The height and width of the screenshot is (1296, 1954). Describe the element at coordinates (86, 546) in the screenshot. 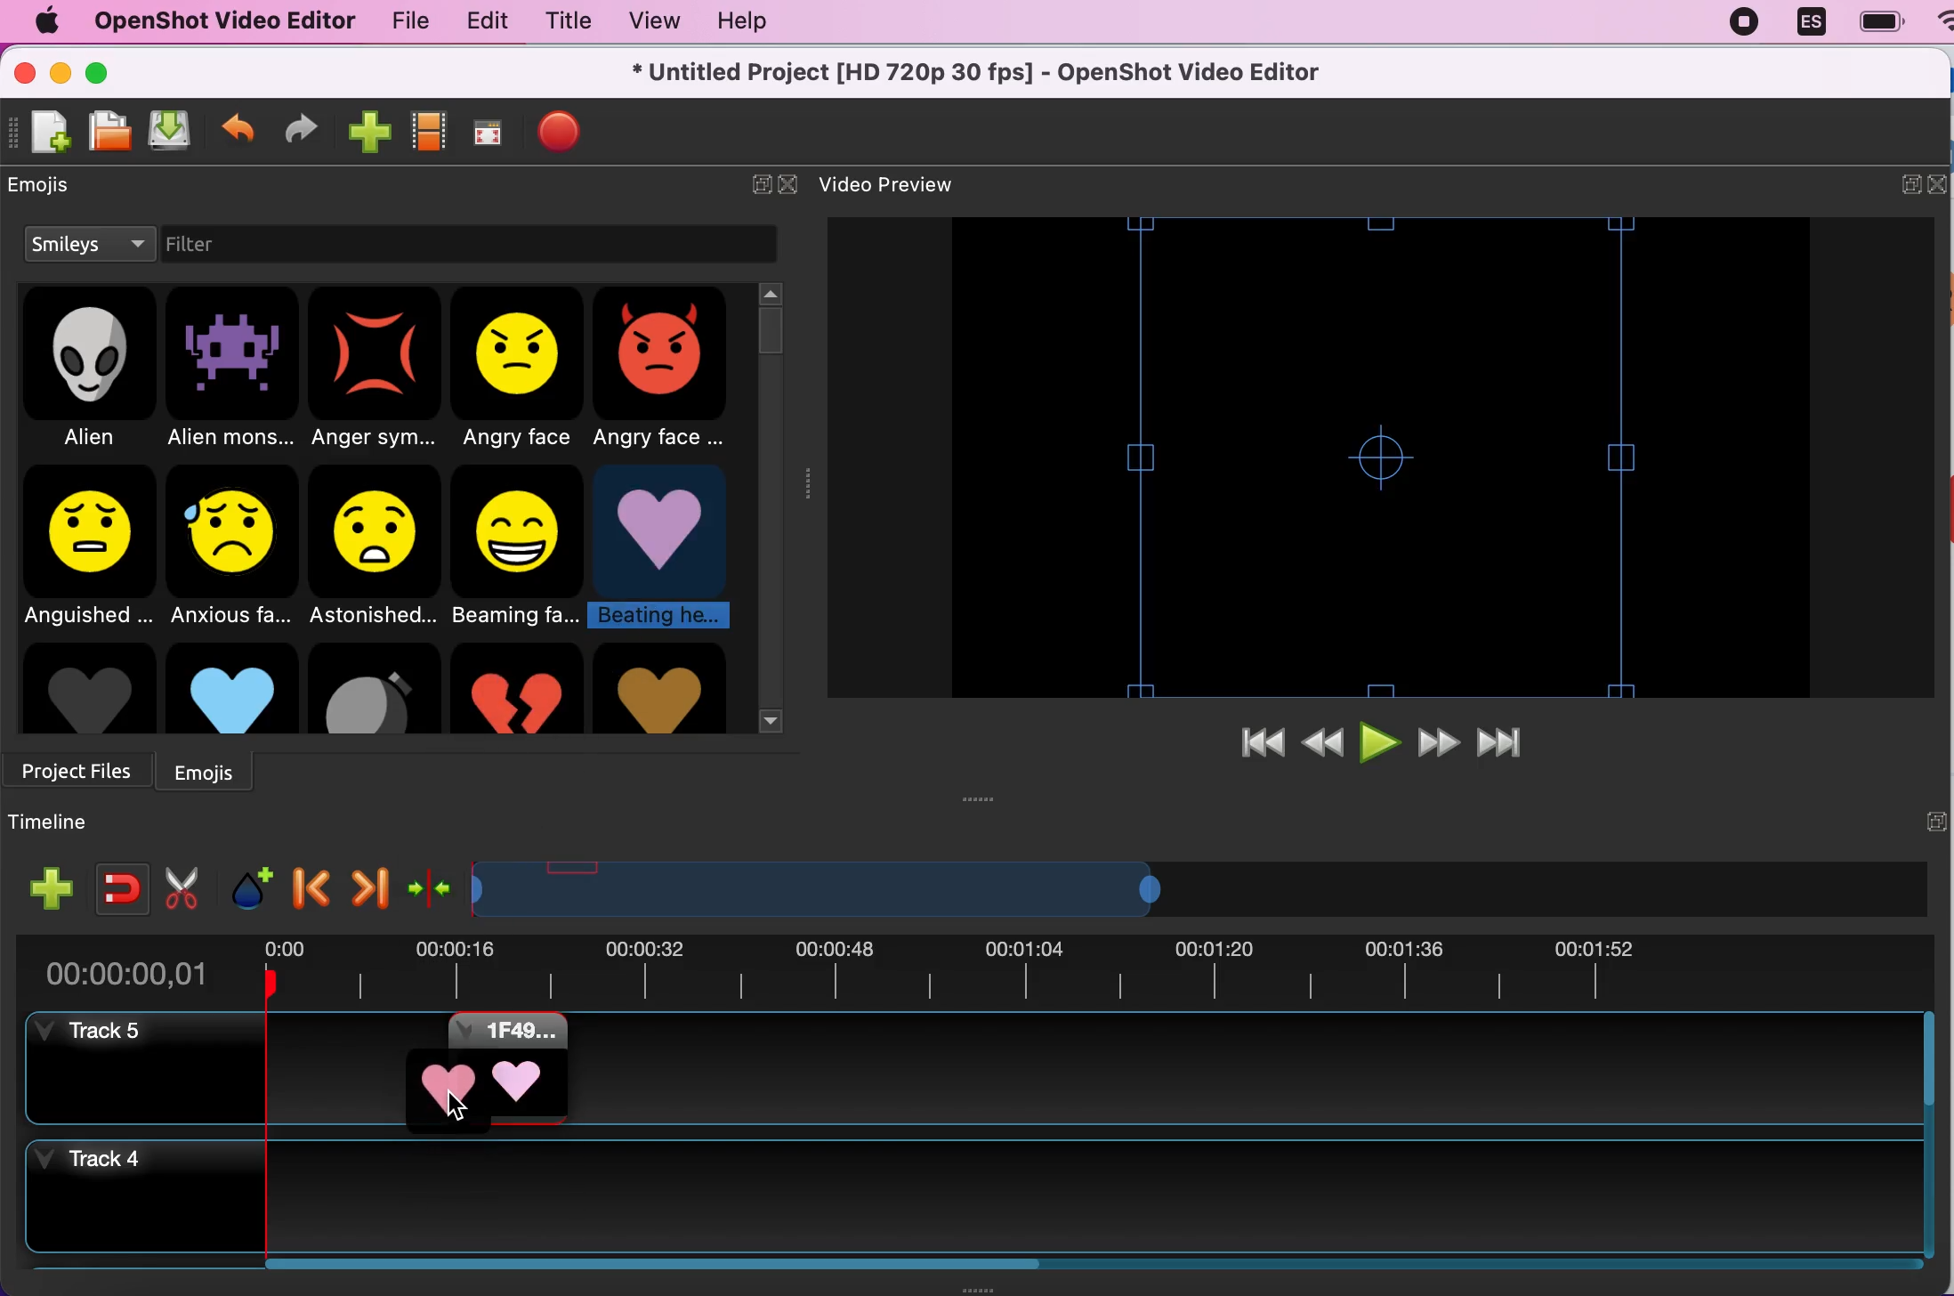

I see `anguished` at that location.